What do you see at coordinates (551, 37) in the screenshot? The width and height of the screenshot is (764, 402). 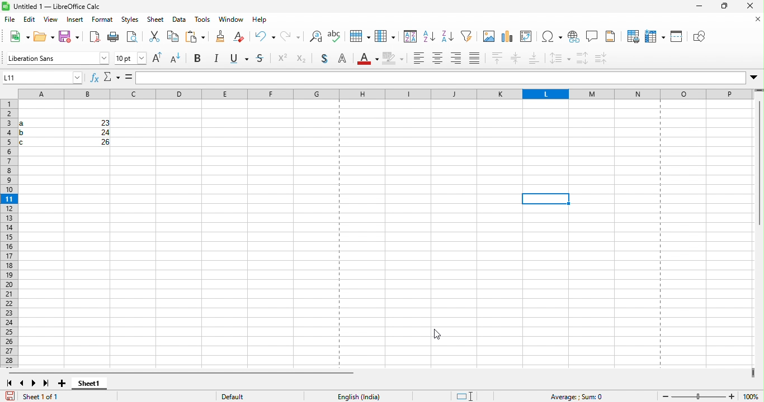 I see `special character` at bounding box center [551, 37].